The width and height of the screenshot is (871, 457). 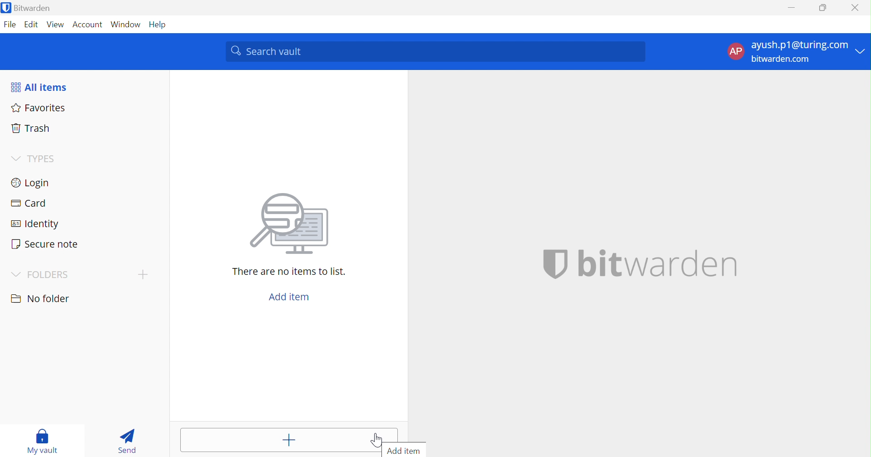 I want to click on Identity, so click(x=33, y=223).